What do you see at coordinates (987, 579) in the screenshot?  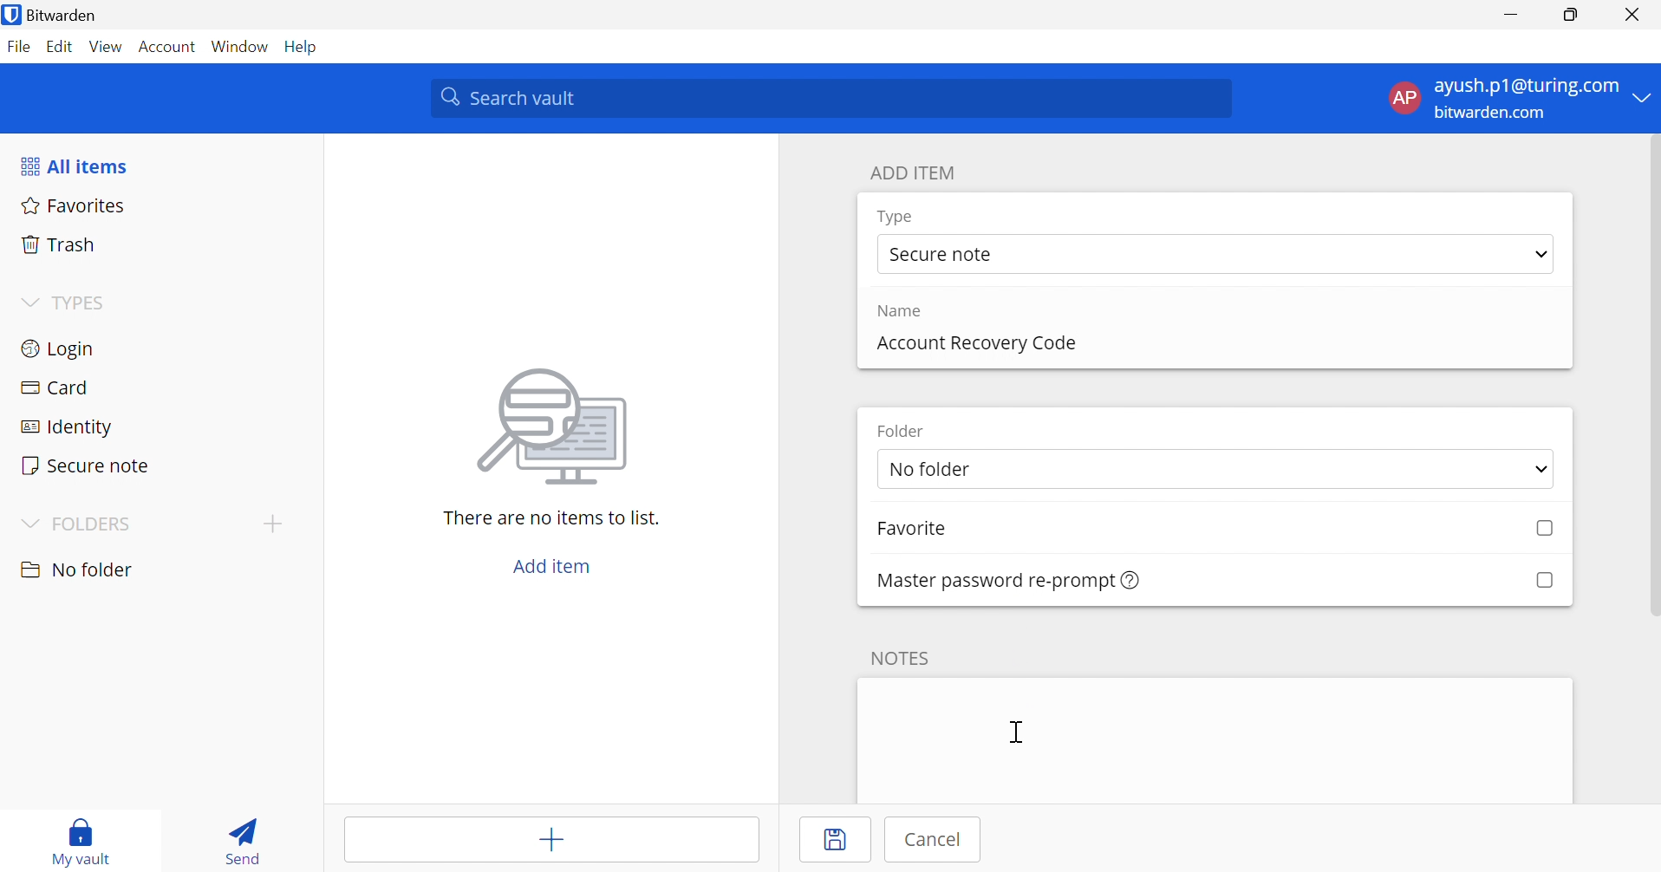 I see `Master password re-prompt @` at bounding box center [987, 579].